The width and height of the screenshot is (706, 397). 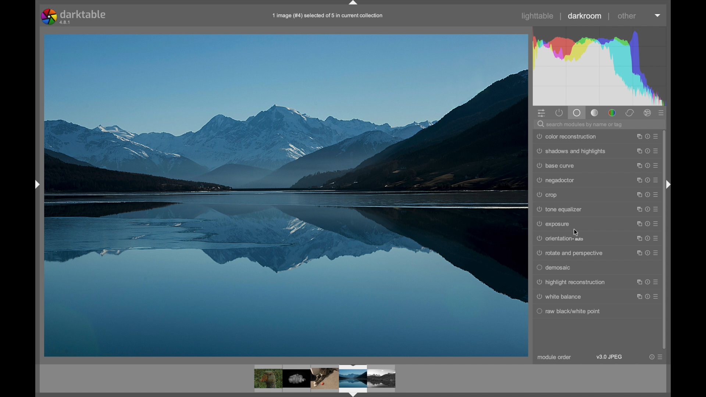 What do you see at coordinates (599, 65) in the screenshot?
I see `histogram` at bounding box center [599, 65].